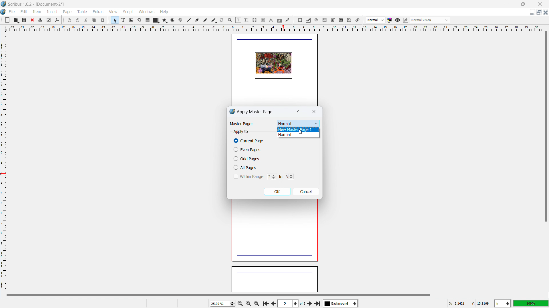 Image resolution: width=549 pixels, height=308 pixels. Describe the element at coordinates (98, 12) in the screenshot. I see `extras` at that location.